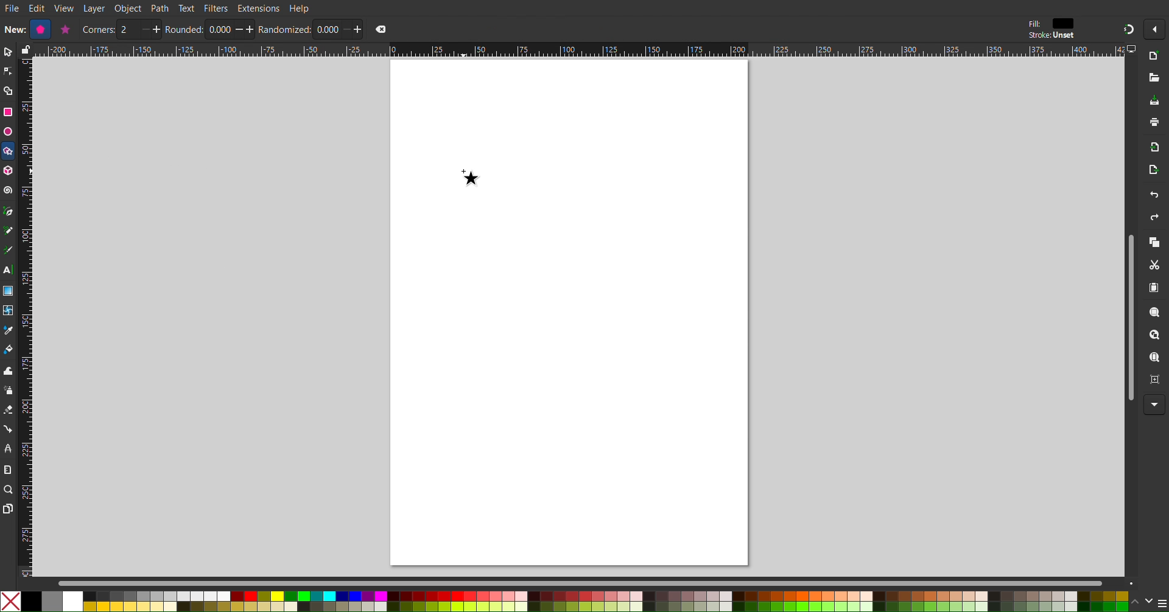 The image size is (1169, 612). Describe the element at coordinates (1154, 172) in the screenshot. I see `Open Export` at that location.